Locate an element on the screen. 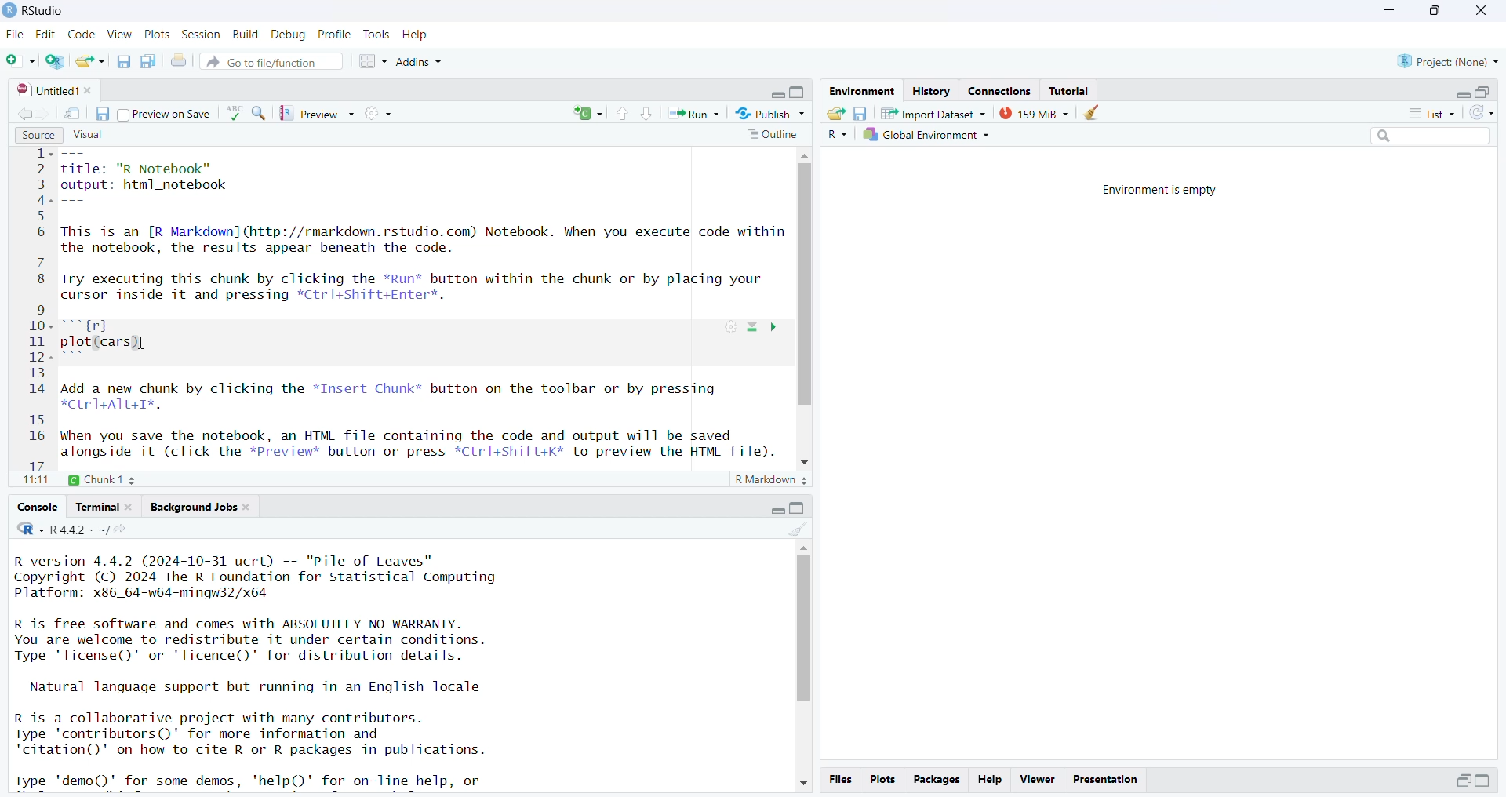 Image resolution: width=1506 pixels, height=797 pixels. publish is located at coordinates (769, 113).